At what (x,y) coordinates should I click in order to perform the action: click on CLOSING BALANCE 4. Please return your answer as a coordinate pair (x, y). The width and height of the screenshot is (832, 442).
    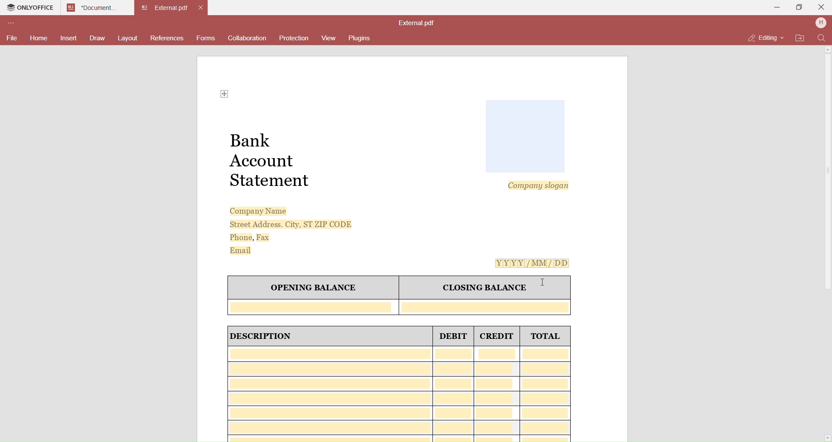
    Looking at the image, I should click on (482, 286).